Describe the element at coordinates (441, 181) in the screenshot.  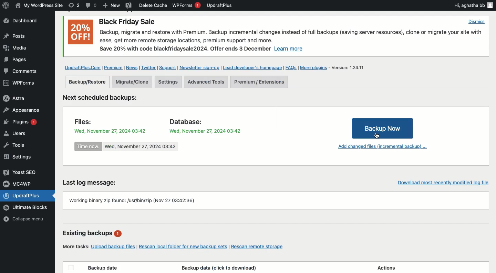
I see `Download most recently modified log file` at that location.